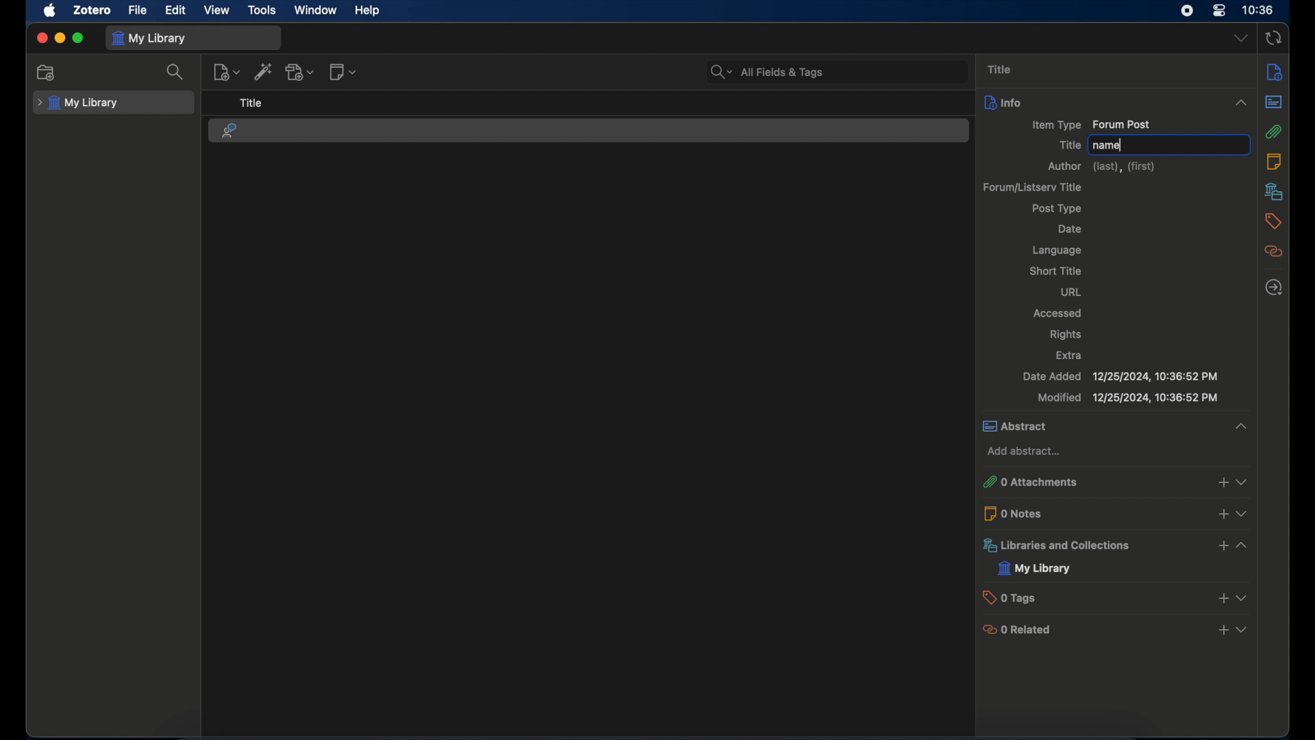 Image resolution: width=1315 pixels, height=740 pixels. Describe the element at coordinates (1274, 221) in the screenshot. I see `tags` at that location.